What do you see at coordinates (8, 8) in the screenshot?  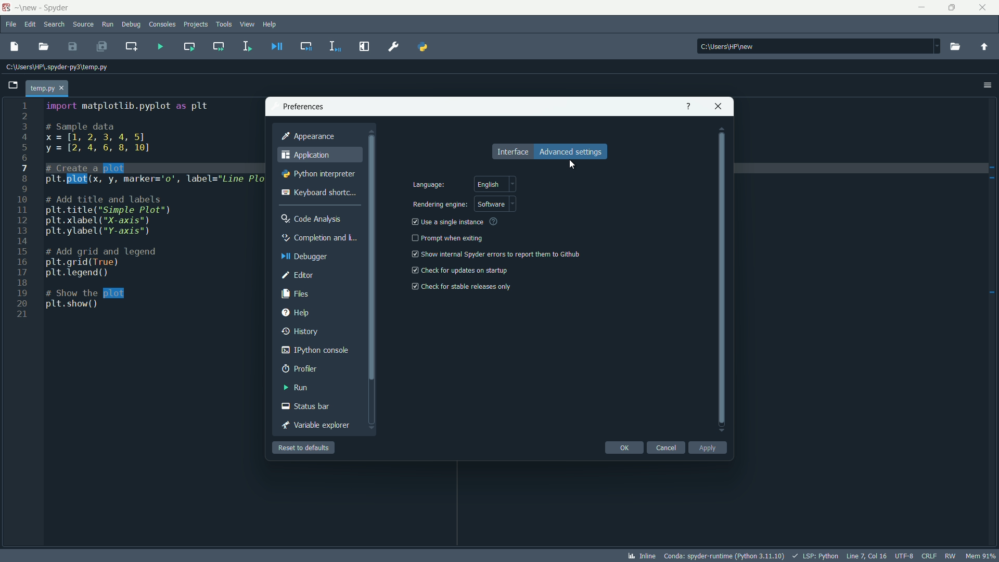 I see `app icon` at bounding box center [8, 8].